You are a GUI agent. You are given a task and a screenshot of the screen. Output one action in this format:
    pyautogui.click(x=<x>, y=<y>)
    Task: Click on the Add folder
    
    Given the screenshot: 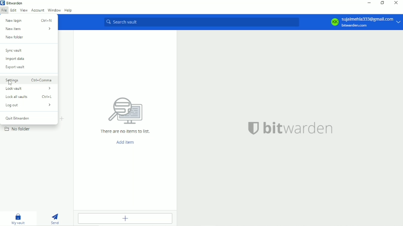 What is the action you would take?
    pyautogui.click(x=62, y=119)
    